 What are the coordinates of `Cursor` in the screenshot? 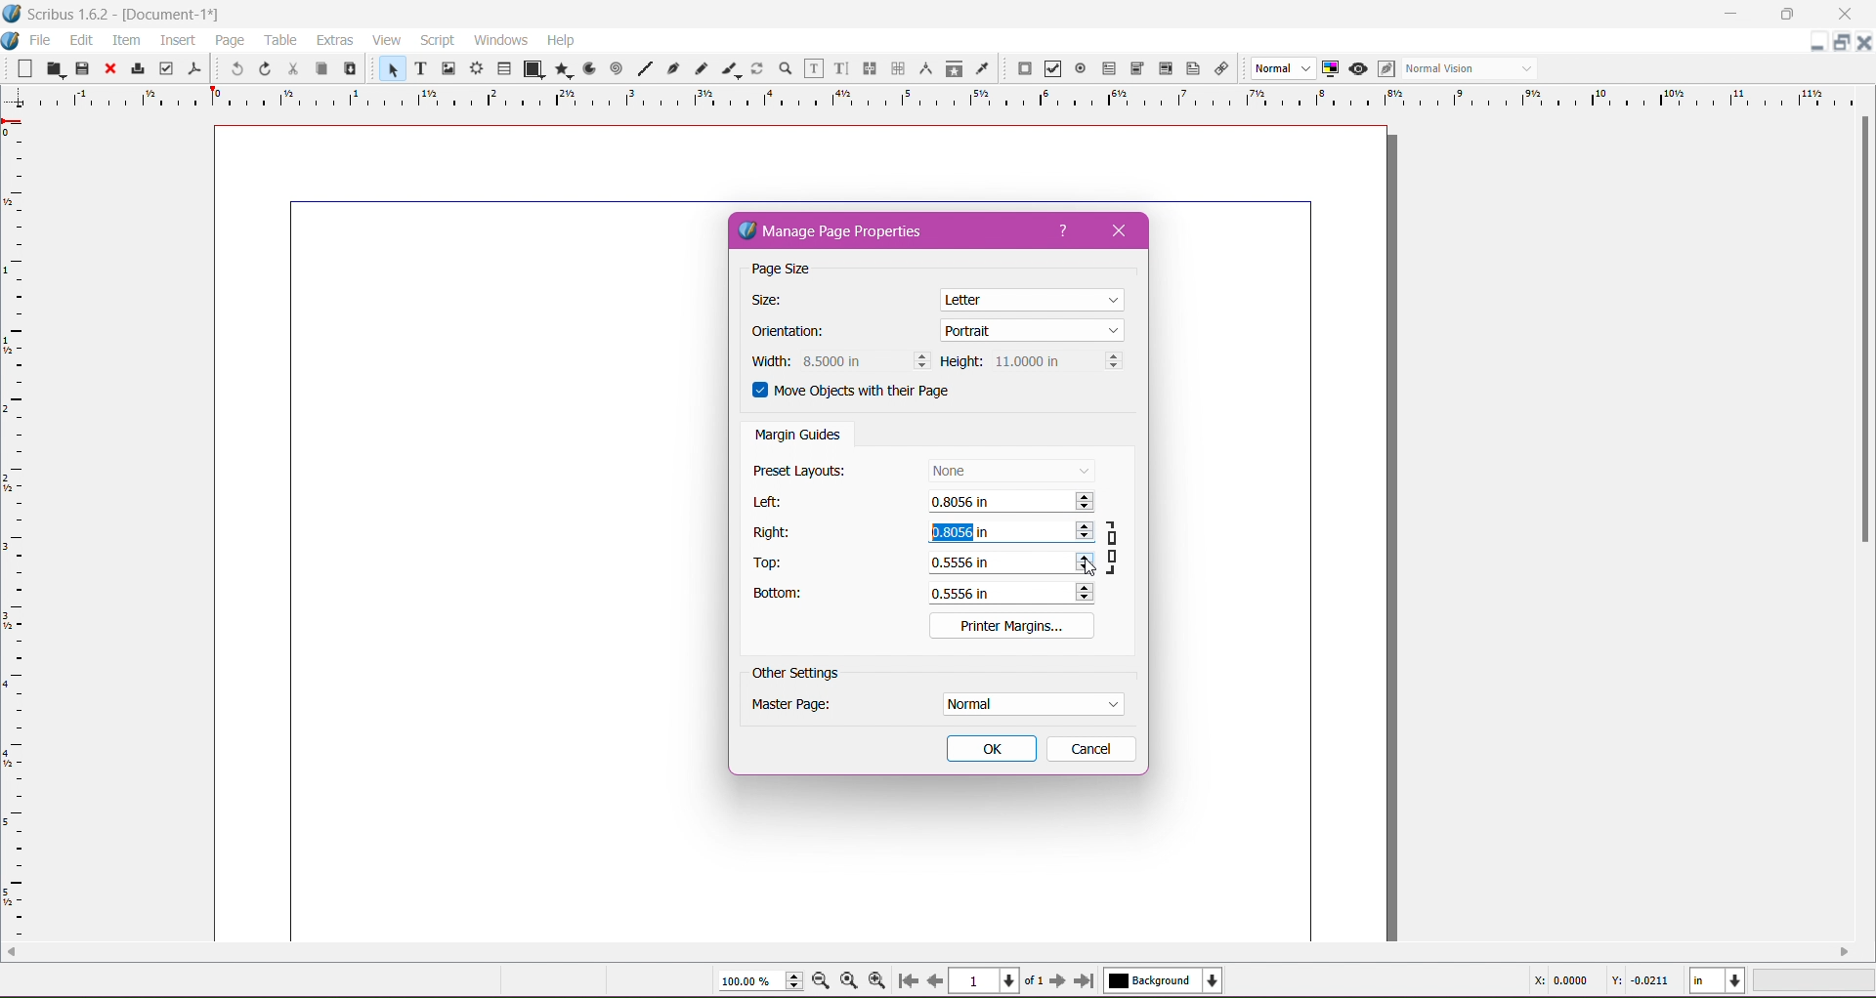 It's located at (1085, 566).